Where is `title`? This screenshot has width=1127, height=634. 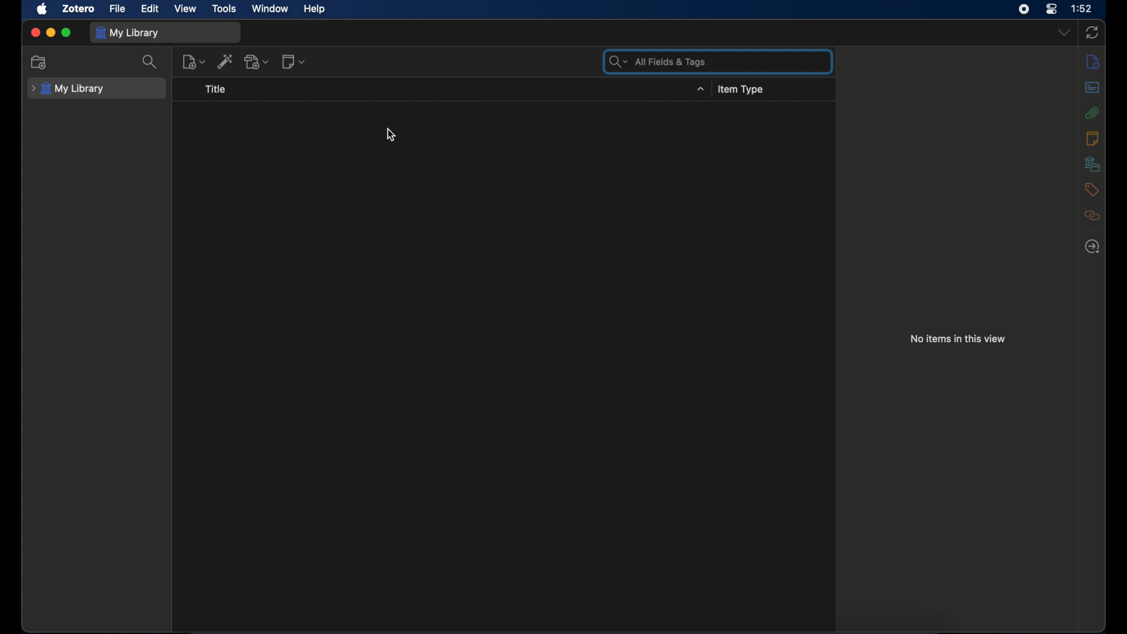 title is located at coordinates (217, 89).